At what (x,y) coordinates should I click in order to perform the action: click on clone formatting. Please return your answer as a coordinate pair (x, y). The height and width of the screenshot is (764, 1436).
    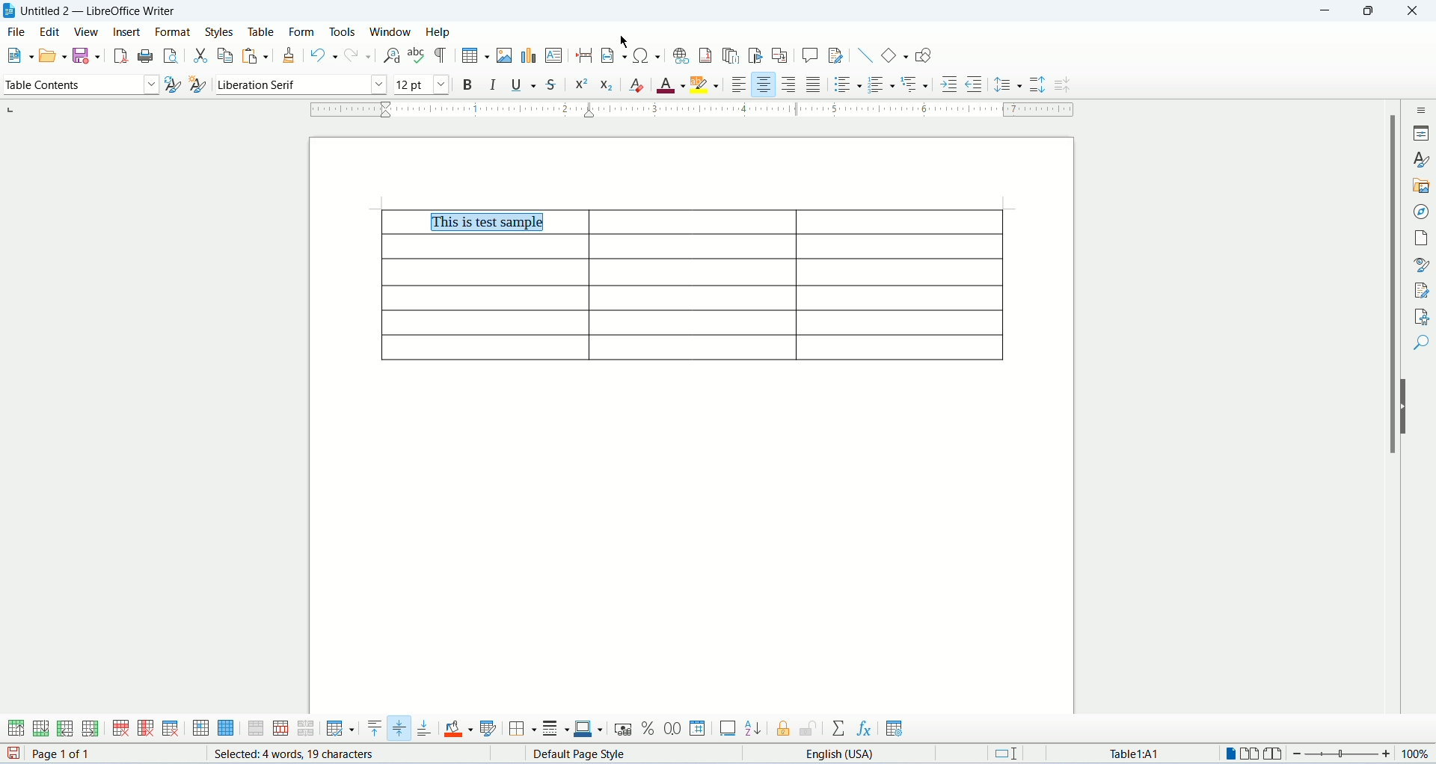
    Looking at the image, I should click on (290, 55).